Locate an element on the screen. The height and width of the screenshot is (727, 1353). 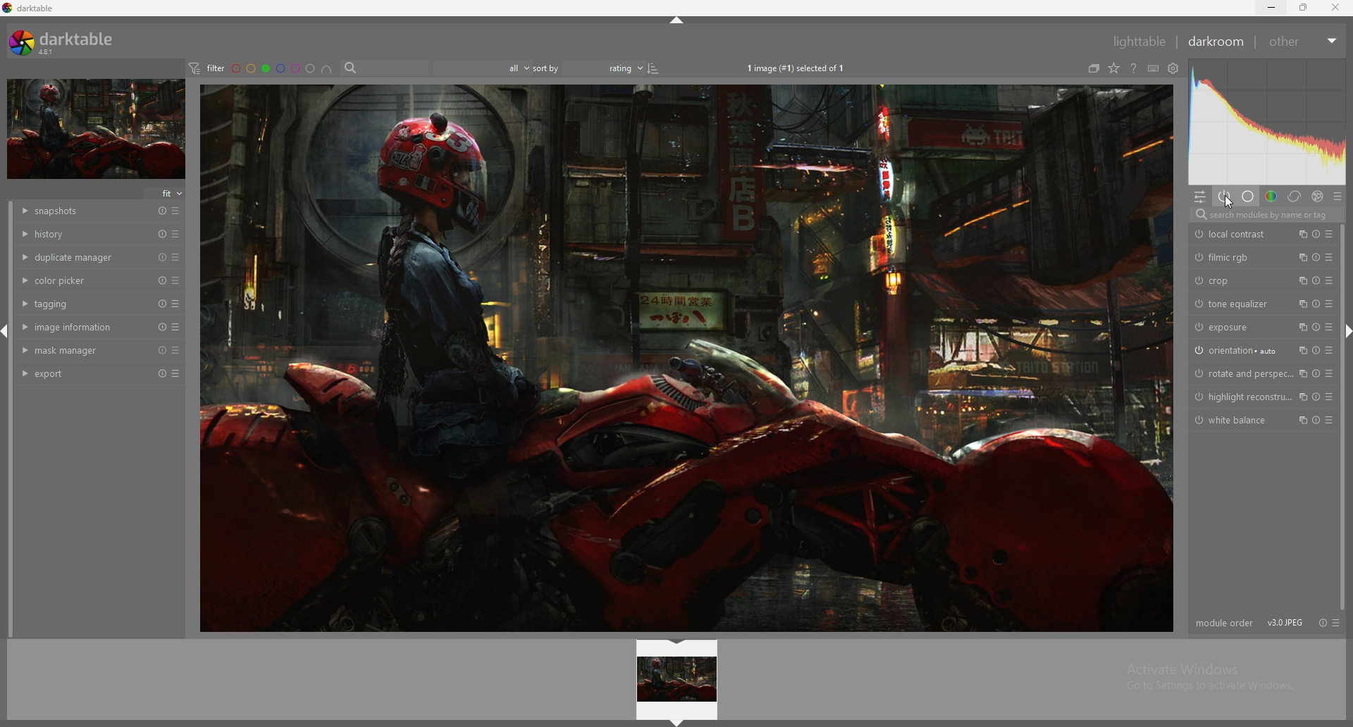
presets is located at coordinates (175, 374).